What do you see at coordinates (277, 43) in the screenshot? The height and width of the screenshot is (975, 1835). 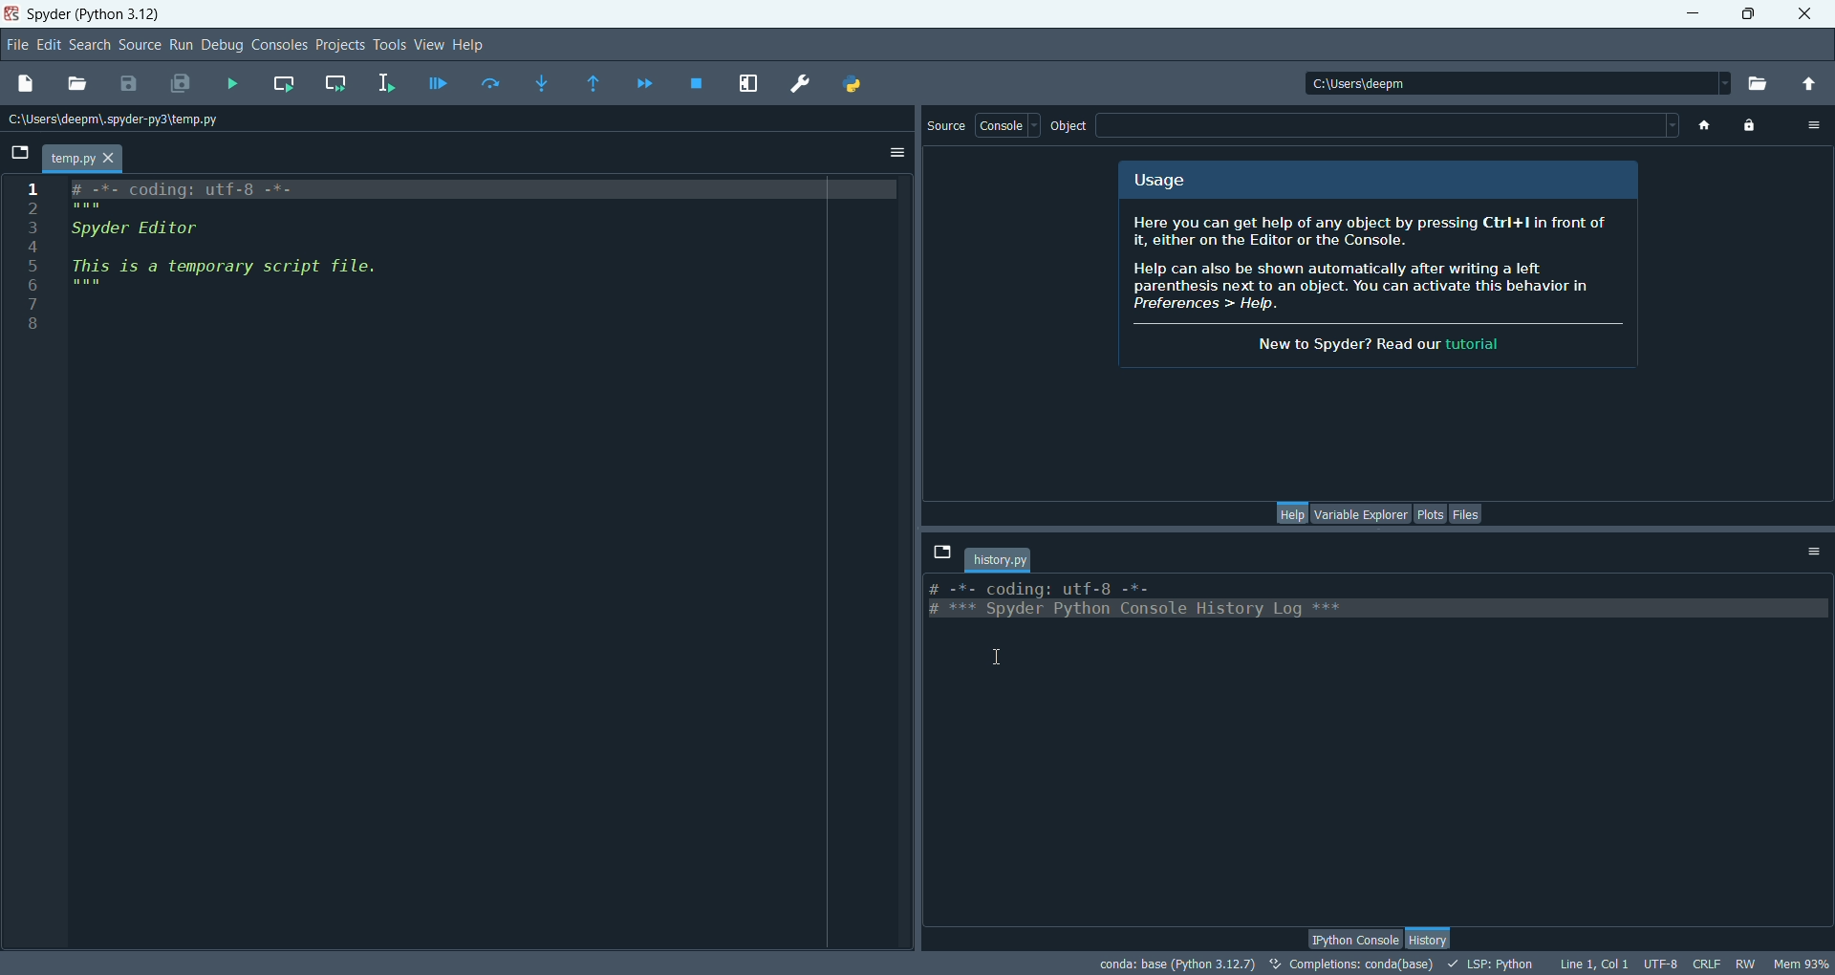 I see `consoles` at bounding box center [277, 43].